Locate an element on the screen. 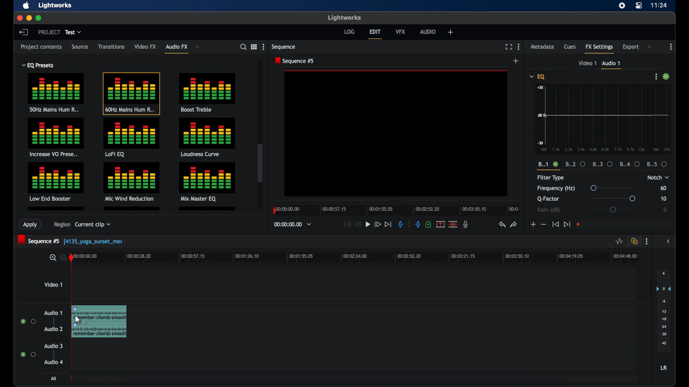 The image size is (689, 387). sequence 5 is located at coordinates (71, 240).